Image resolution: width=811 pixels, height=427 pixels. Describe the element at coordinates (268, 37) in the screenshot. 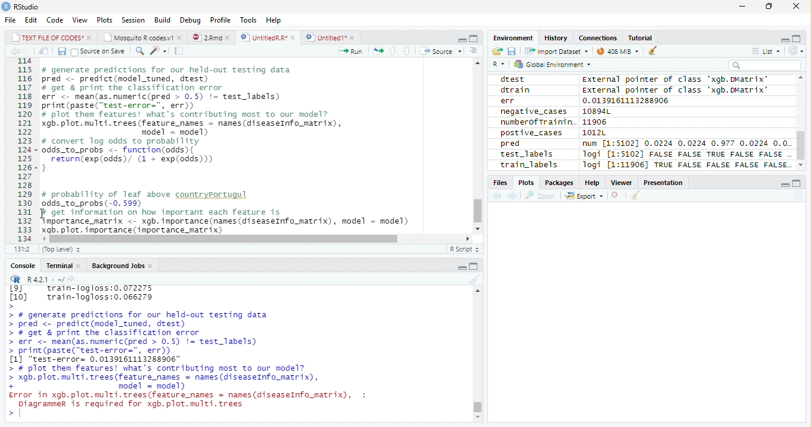

I see `UntitiedR.R* ` at that location.